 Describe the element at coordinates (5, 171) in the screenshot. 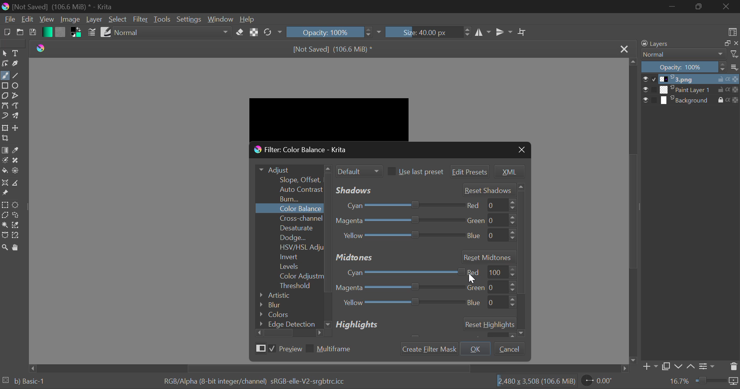

I see `Fill` at that location.